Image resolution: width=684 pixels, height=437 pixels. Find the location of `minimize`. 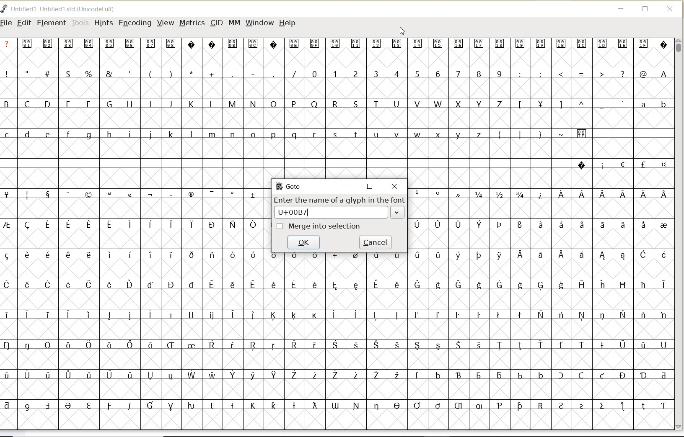

minimize is located at coordinates (345, 186).